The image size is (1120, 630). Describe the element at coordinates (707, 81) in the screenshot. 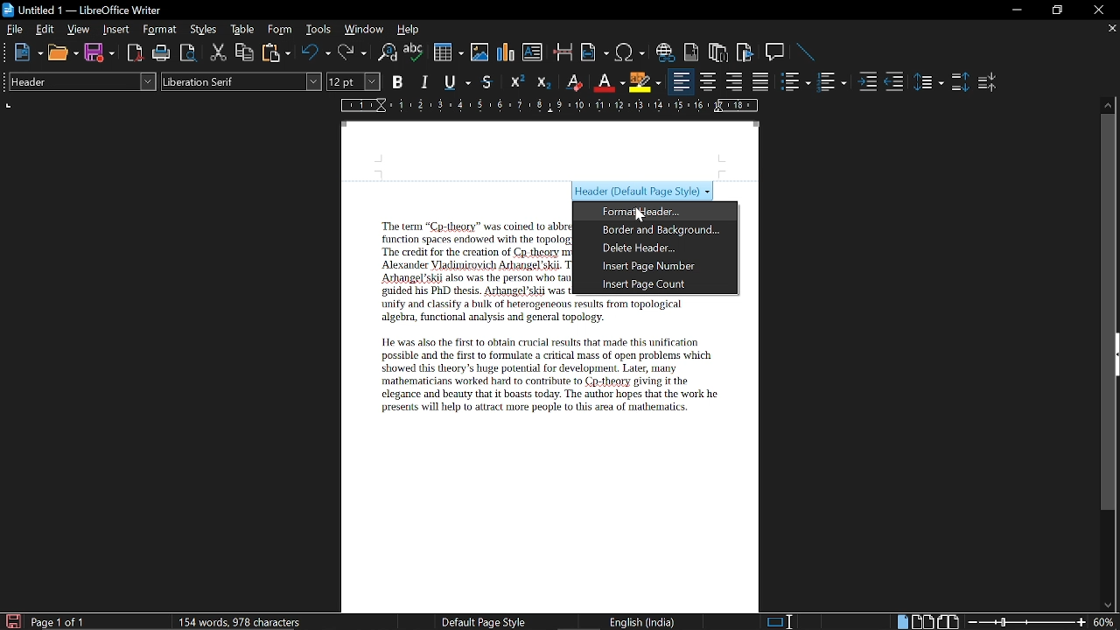

I see `Center` at that location.